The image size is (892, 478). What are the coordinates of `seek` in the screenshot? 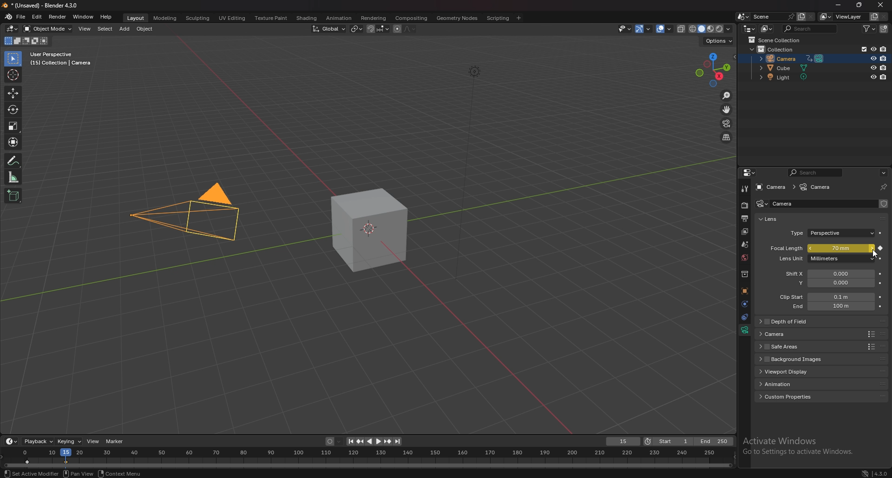 It's located at (368, 459).